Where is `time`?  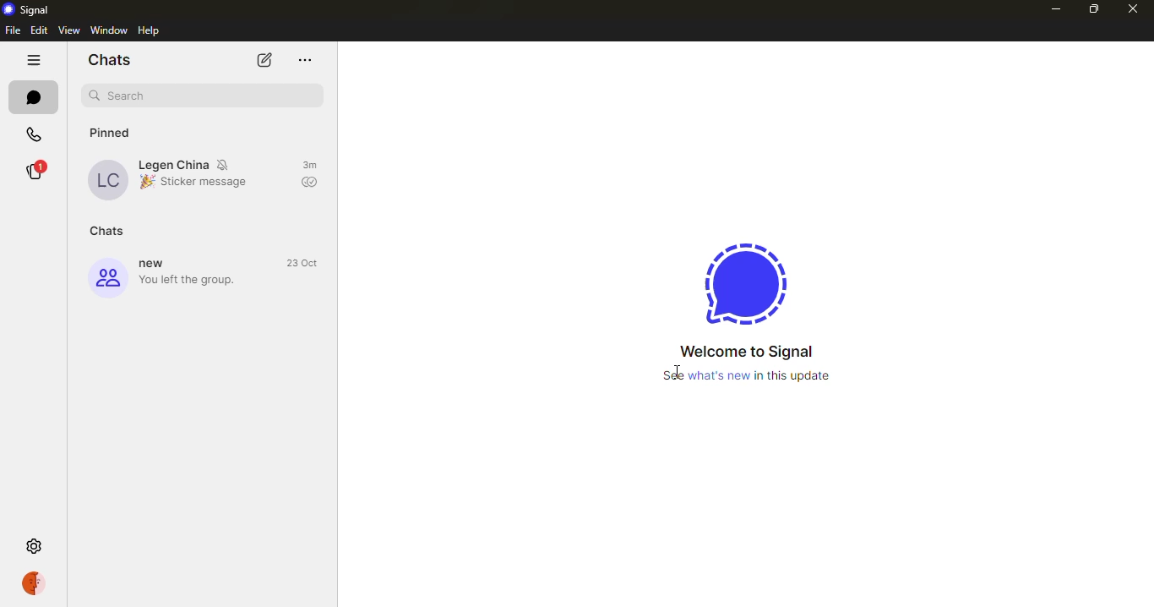 time is located at coordinates (309, 165).